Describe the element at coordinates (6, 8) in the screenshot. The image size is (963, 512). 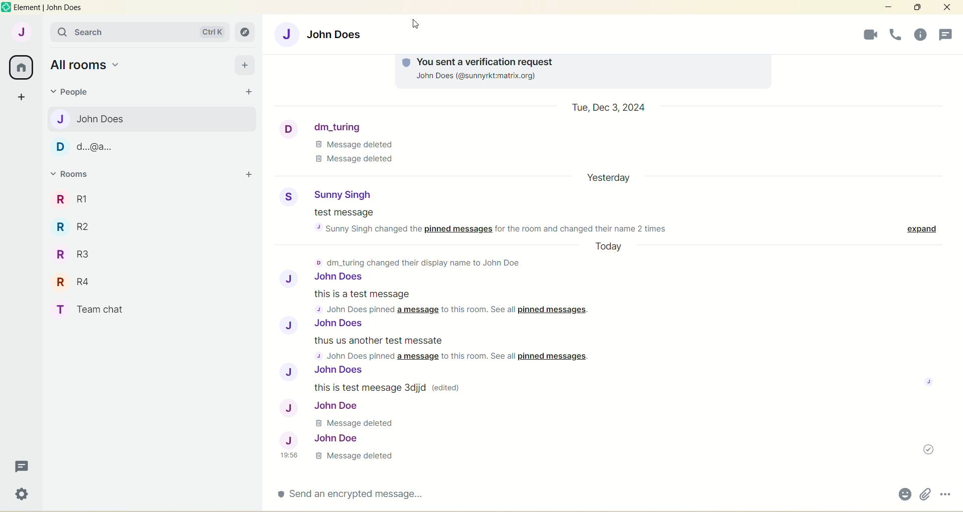
I see `logo` at that location.